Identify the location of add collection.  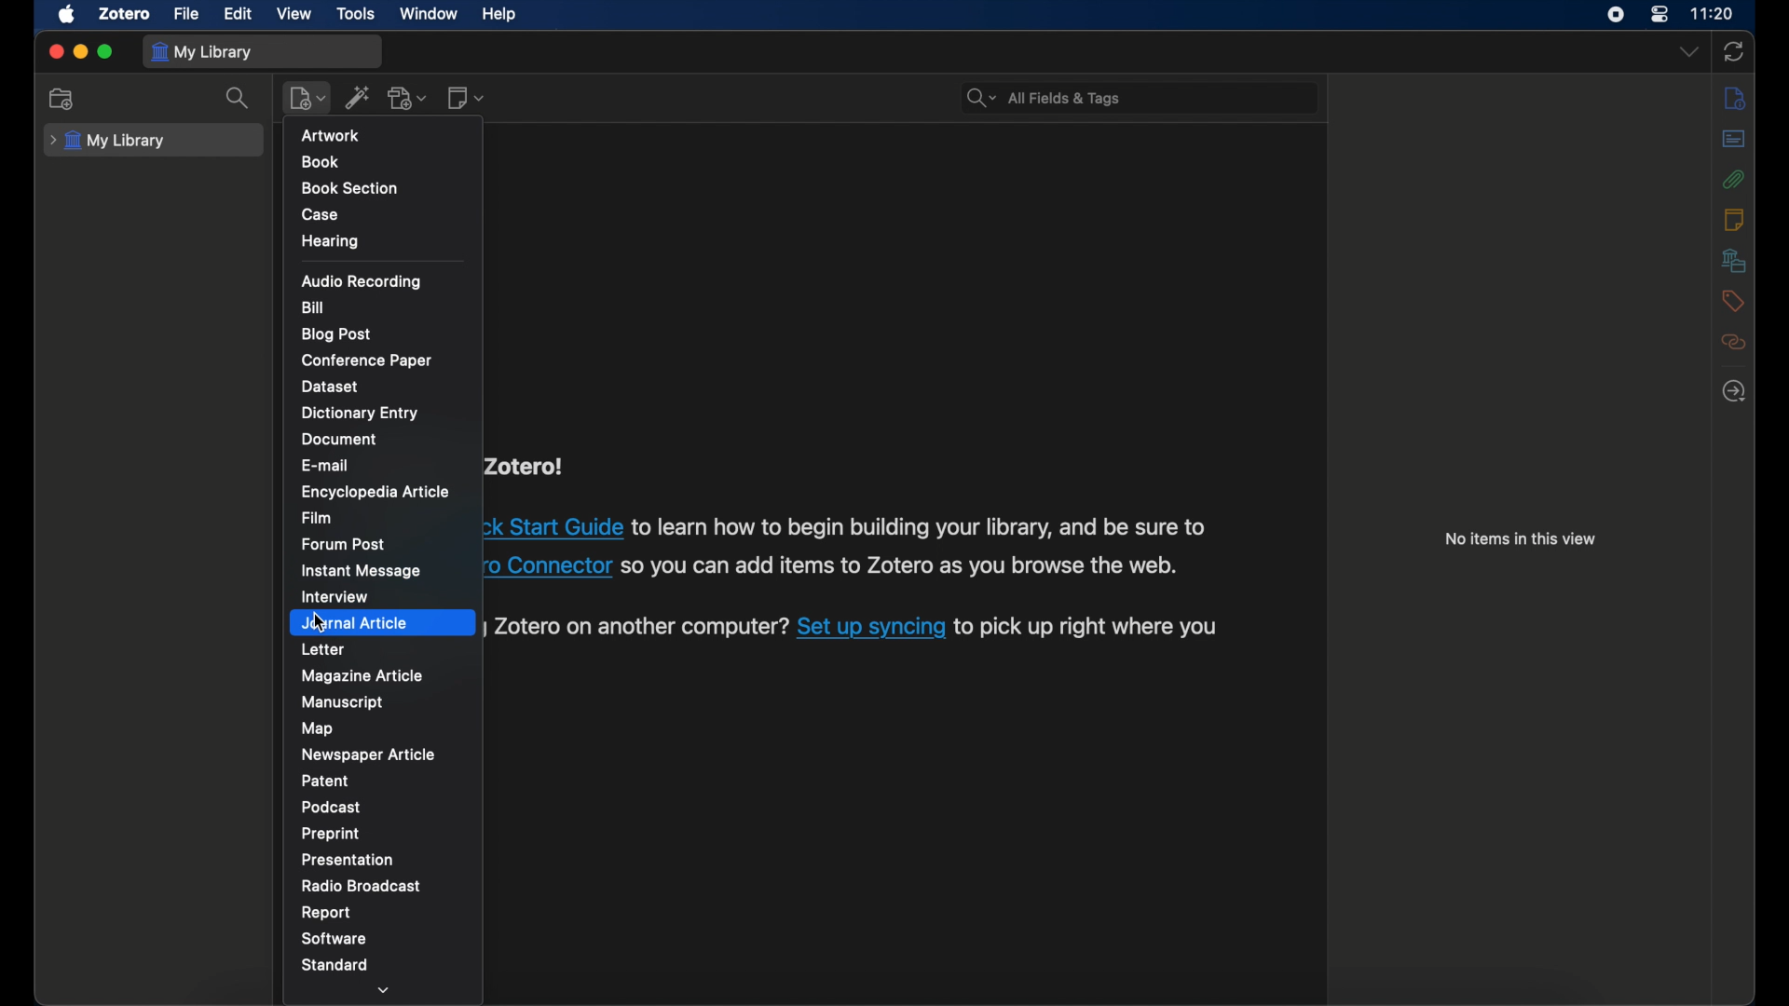
(62, 100).